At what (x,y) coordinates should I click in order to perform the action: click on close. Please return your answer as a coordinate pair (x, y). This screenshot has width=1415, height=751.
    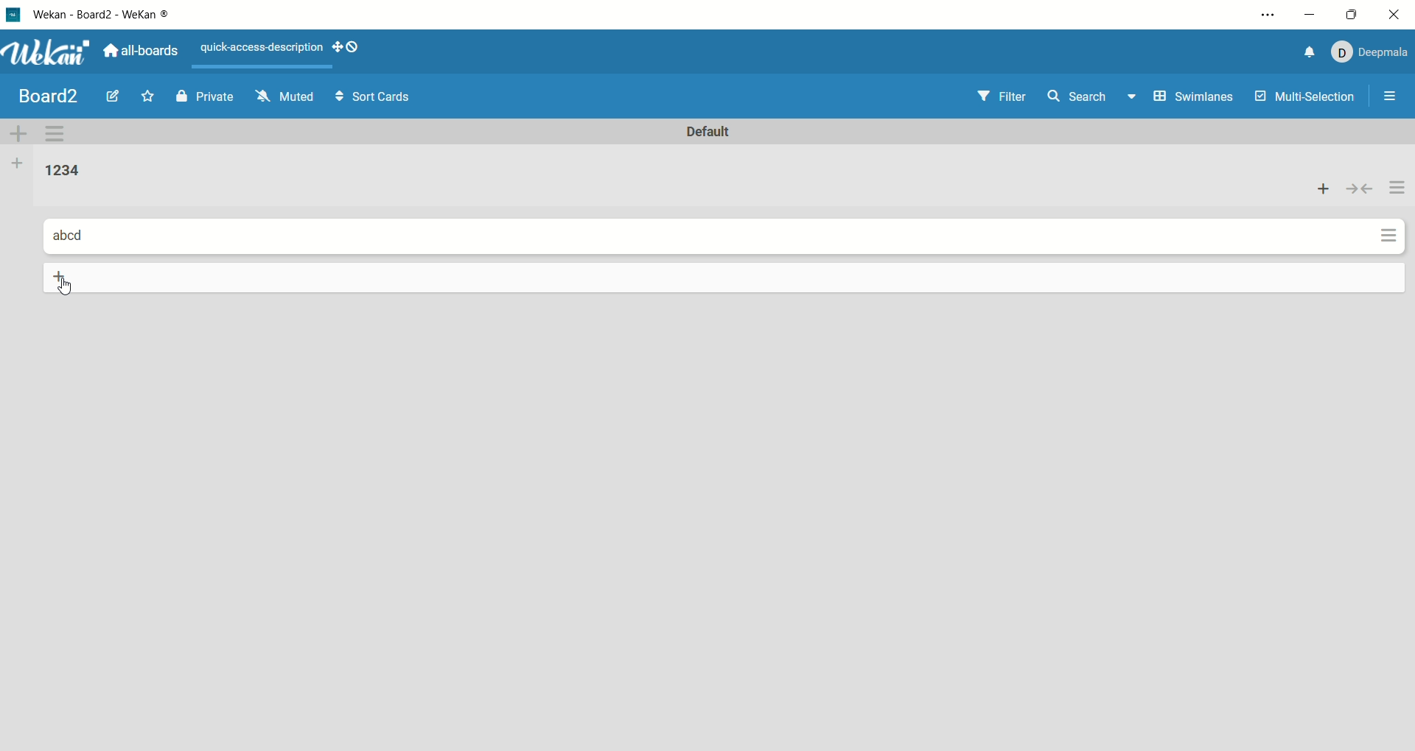
    Looking at the image, I should click on (1397, 15).